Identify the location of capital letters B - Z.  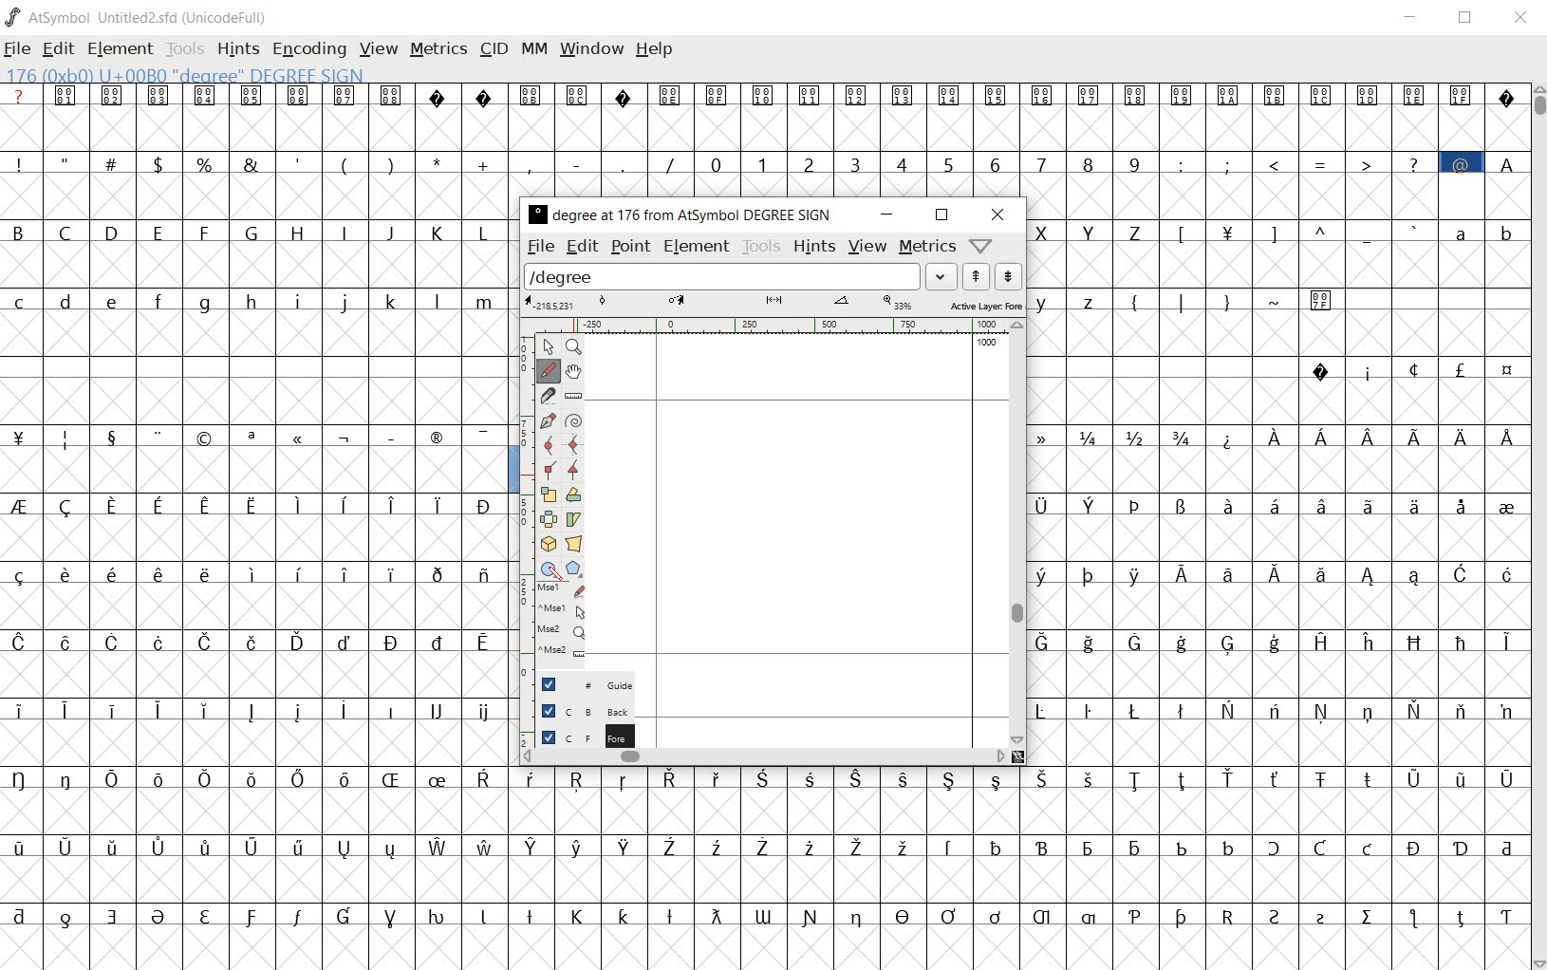
(257, 231).